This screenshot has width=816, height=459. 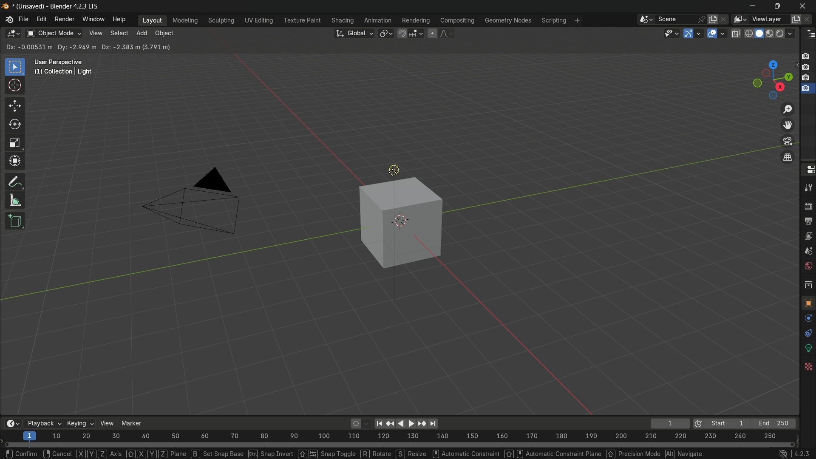 What do you see at coordinates (677, 20) in the screenshot?
I see `scene name` at bounding box center [677, 20].